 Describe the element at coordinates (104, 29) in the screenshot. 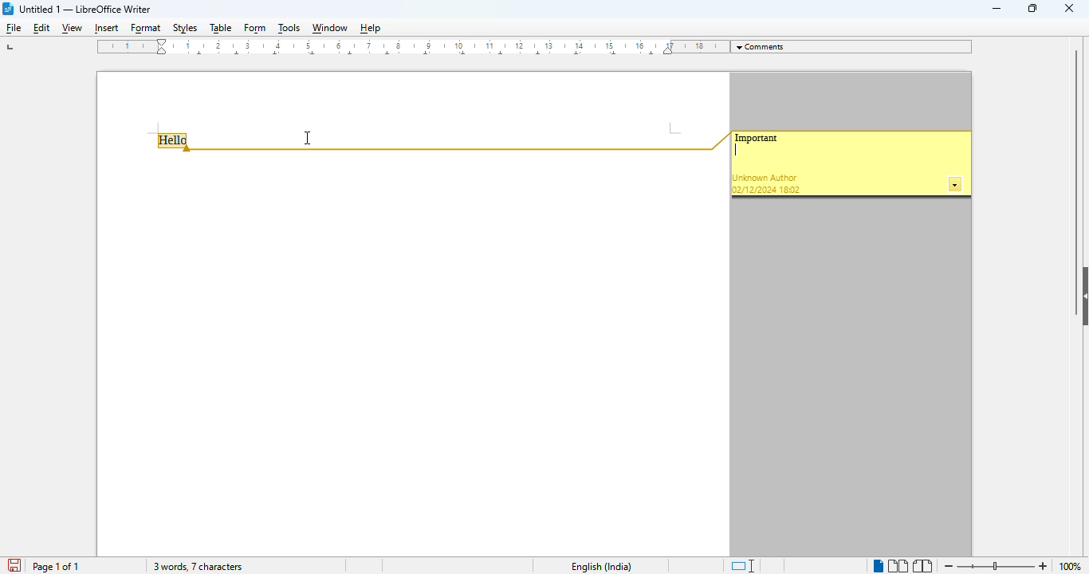

I see `insert` at that location.